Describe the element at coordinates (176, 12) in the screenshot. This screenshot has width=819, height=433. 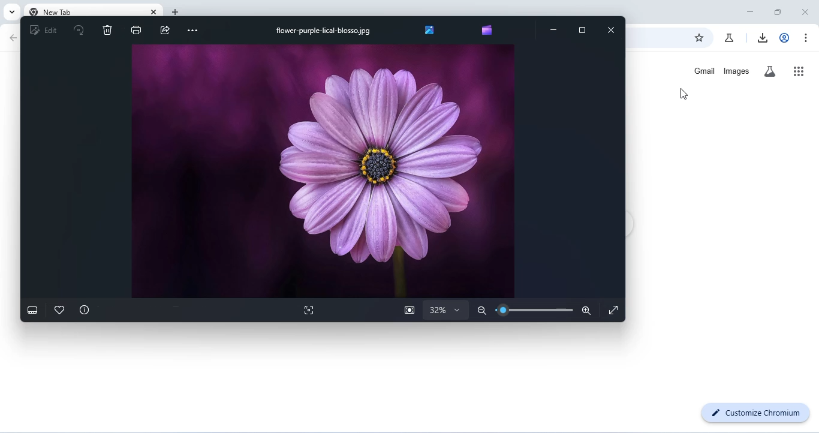
I see `add new tab` at that location.